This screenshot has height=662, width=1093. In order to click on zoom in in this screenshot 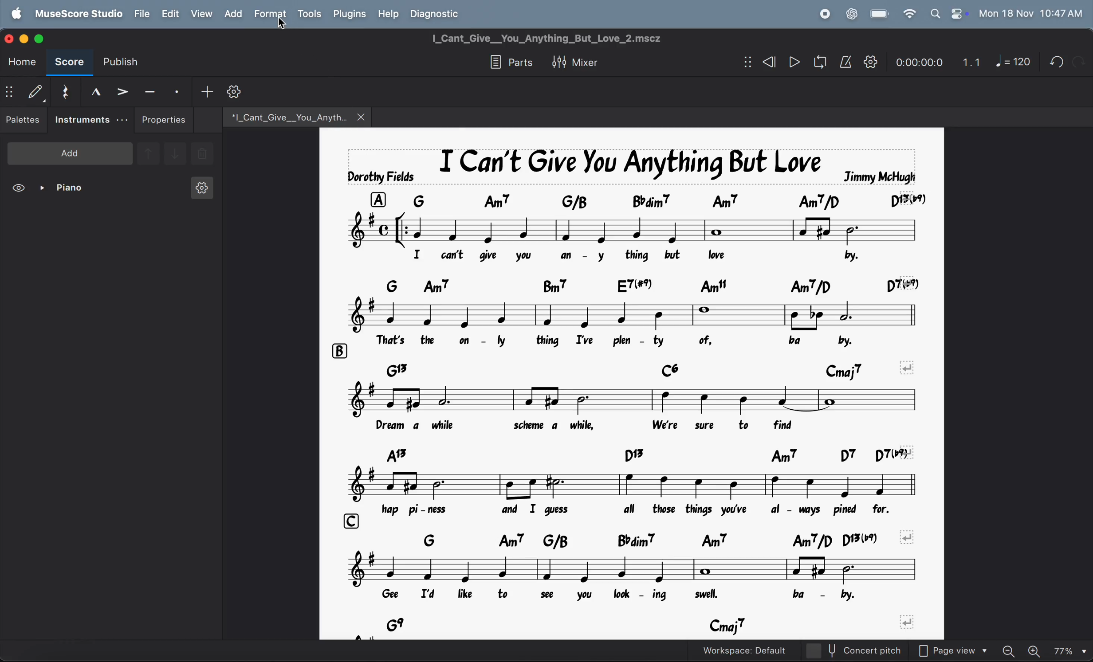, I will do `click(1036, 649)`.